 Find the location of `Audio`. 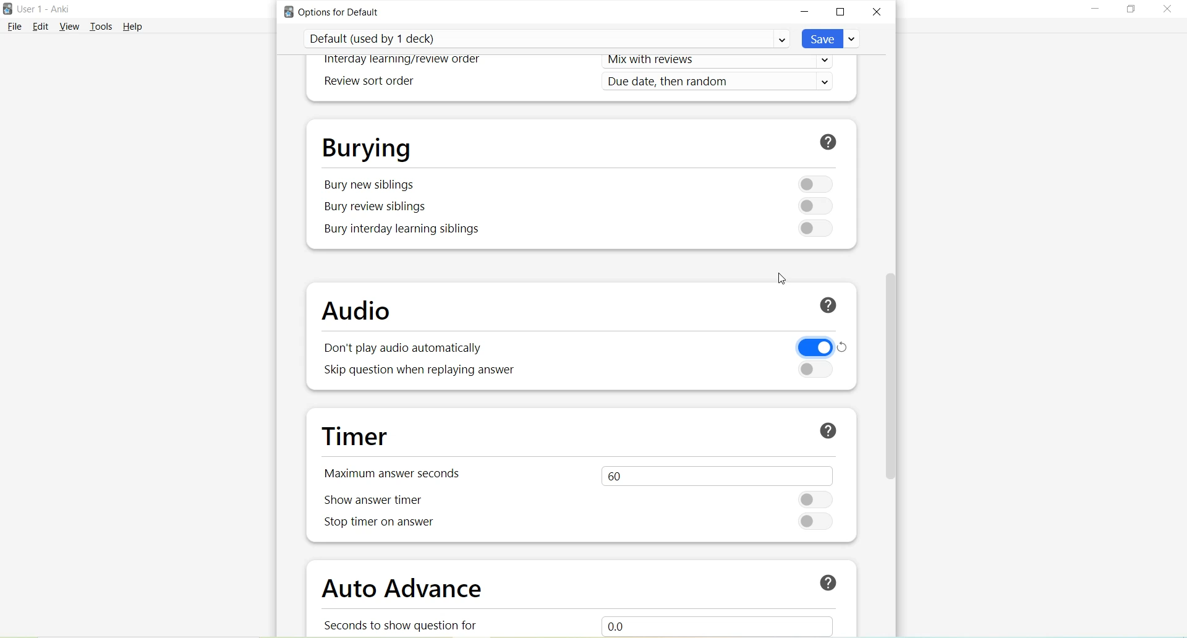

Audio is located at coordinates (362, 312).